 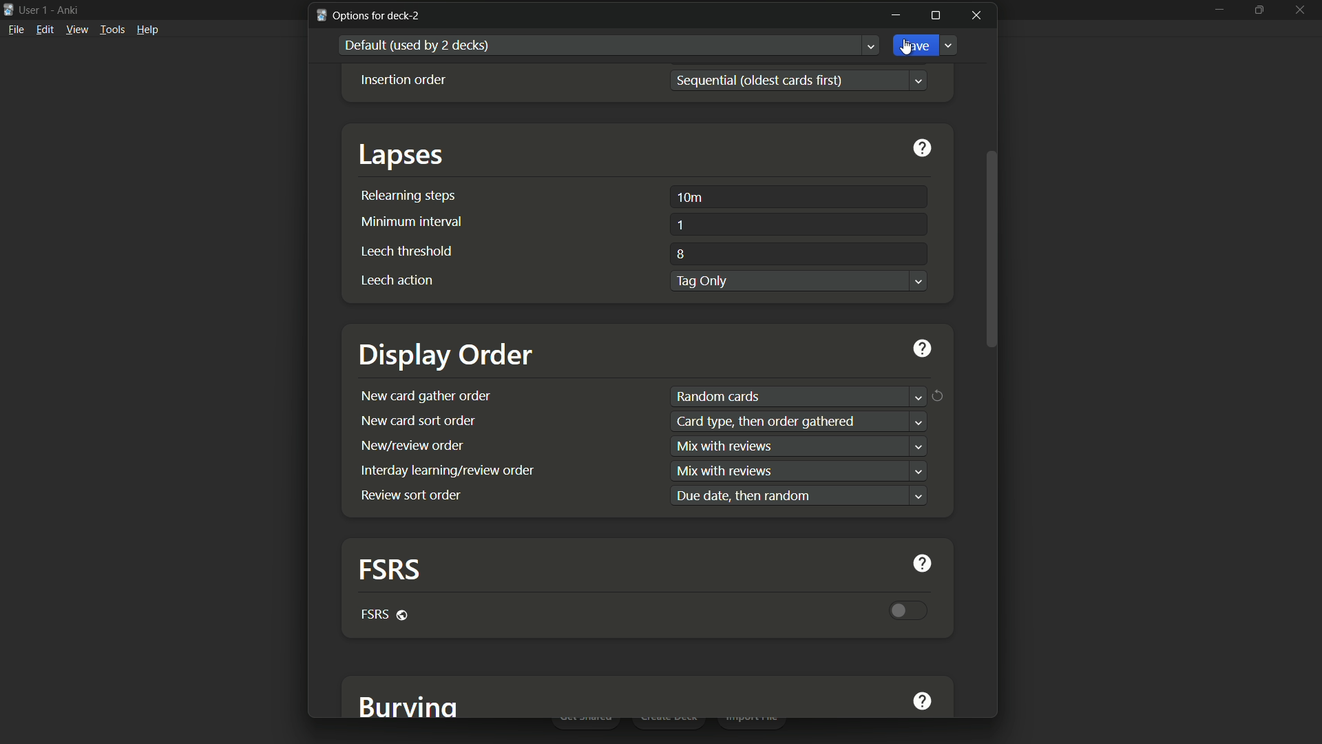 What do you see at coordinates (702, 282) in the screenshot?
I see `tag only` at bounding box center [702, 282].